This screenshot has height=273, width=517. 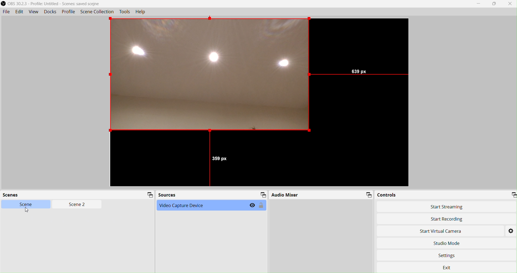 What do you see at coordinates (62, 4) in the screenshot?
I see `` at bounding box center [62, 4].